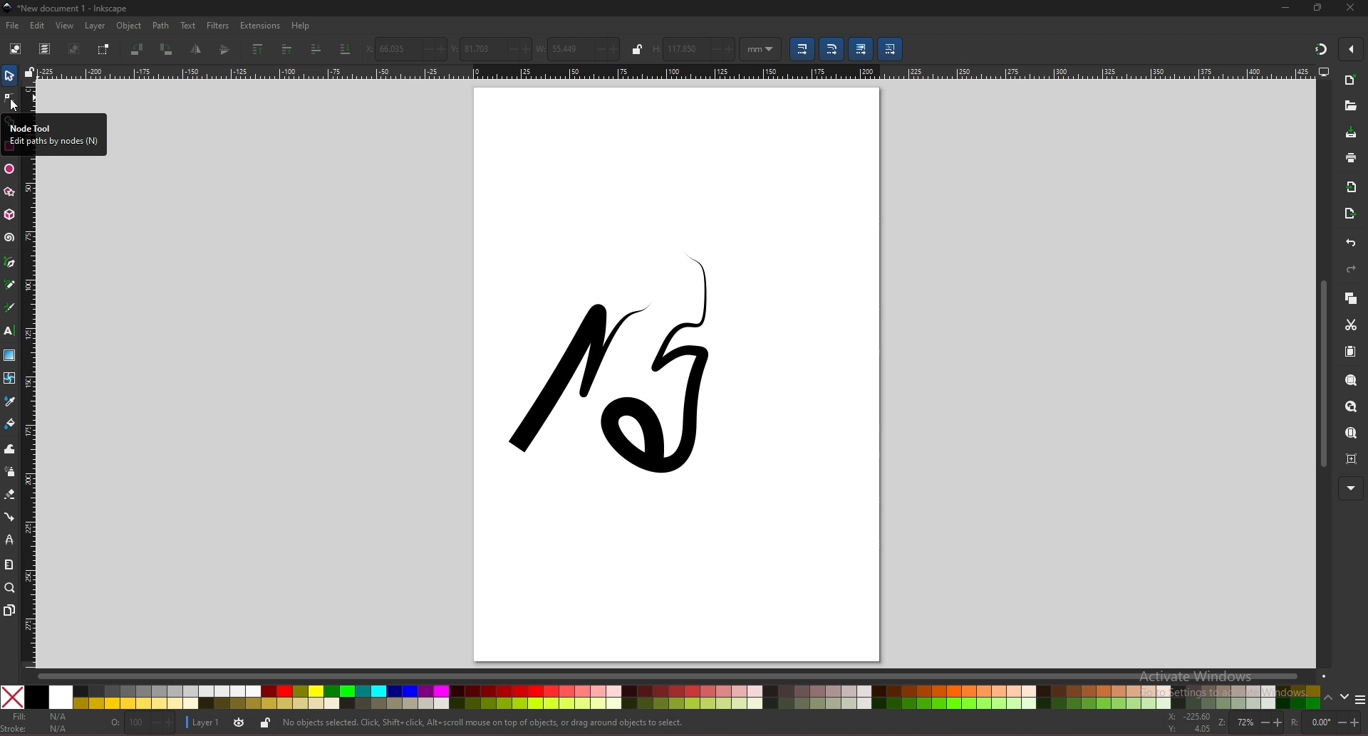  Describe the element at coordinates (11, 261) in the screenshot. I see `pen` at that location.